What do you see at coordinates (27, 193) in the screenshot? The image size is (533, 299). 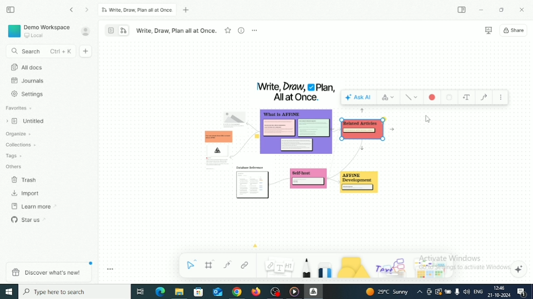 I see `Import` at bounding box center [27, 193].